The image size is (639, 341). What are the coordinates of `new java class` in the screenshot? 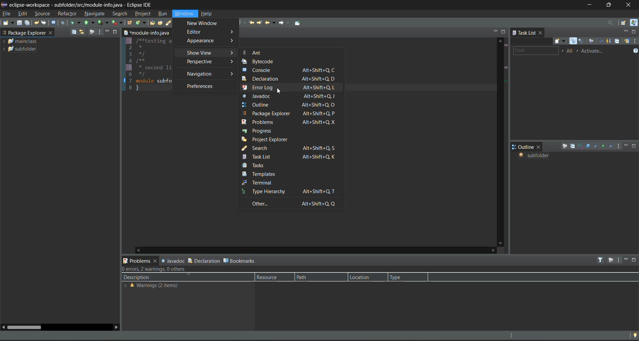 It's located at (140, 22).